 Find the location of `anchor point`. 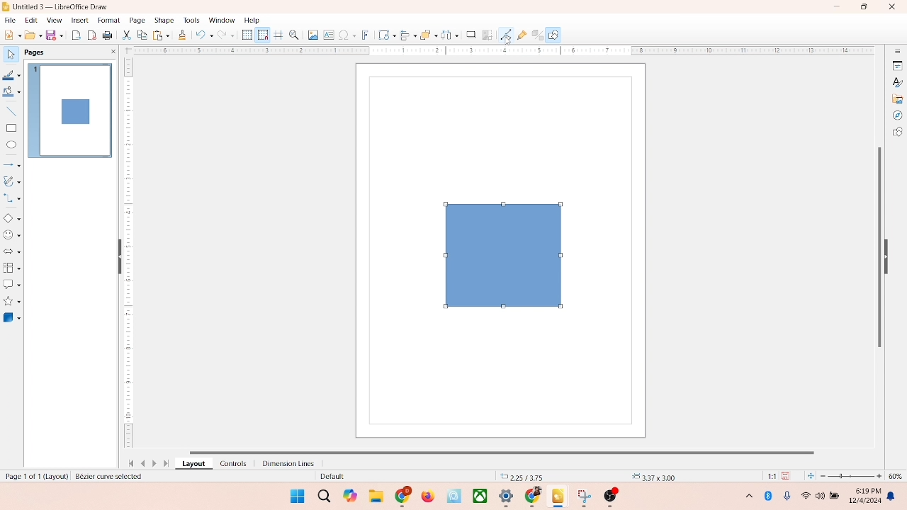

anchor point is located at coordinates (652, 475).